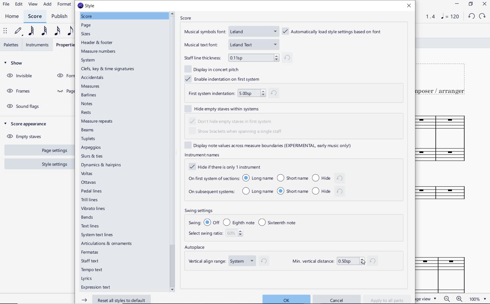  What do you see at coordinates (64, 91) in the screenshot?
I see `PAGE MARGINS` at bounding box center [64, 91].